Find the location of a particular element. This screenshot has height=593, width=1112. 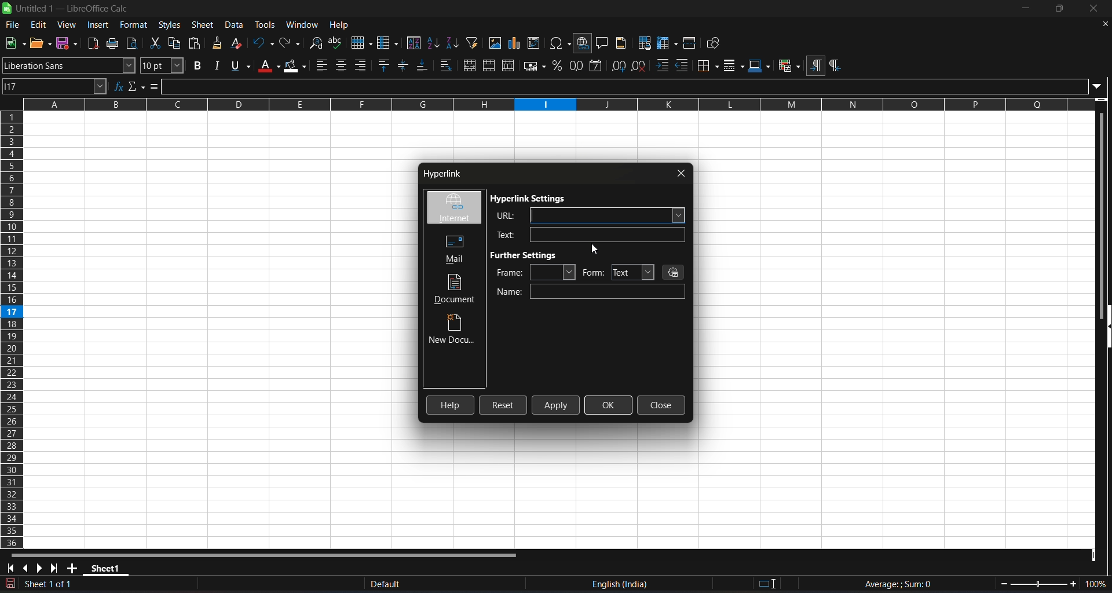

file is located at coordinates (13, 26).